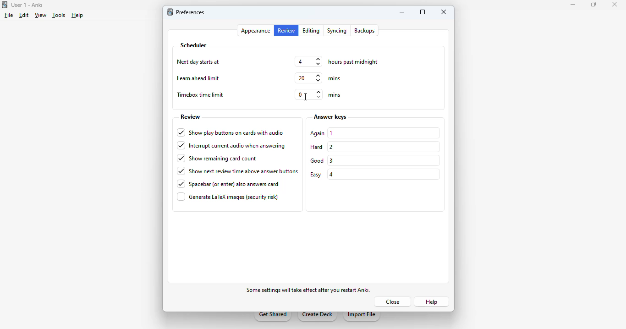 Image resolution: width=626 pixels, height=329 pixels. I want to click on import file, so click(361, 317).